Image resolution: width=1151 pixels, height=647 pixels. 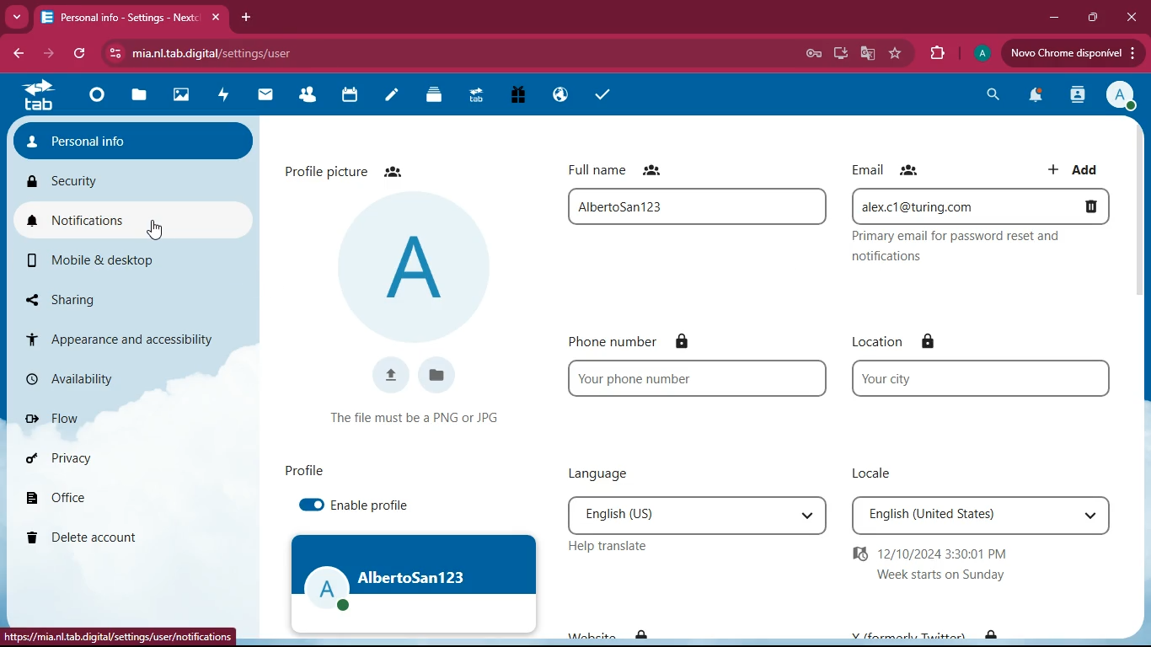 What do you see at coordinates (897, 341) in the screenshot?
I see `location` at bounding box center [897, 341].